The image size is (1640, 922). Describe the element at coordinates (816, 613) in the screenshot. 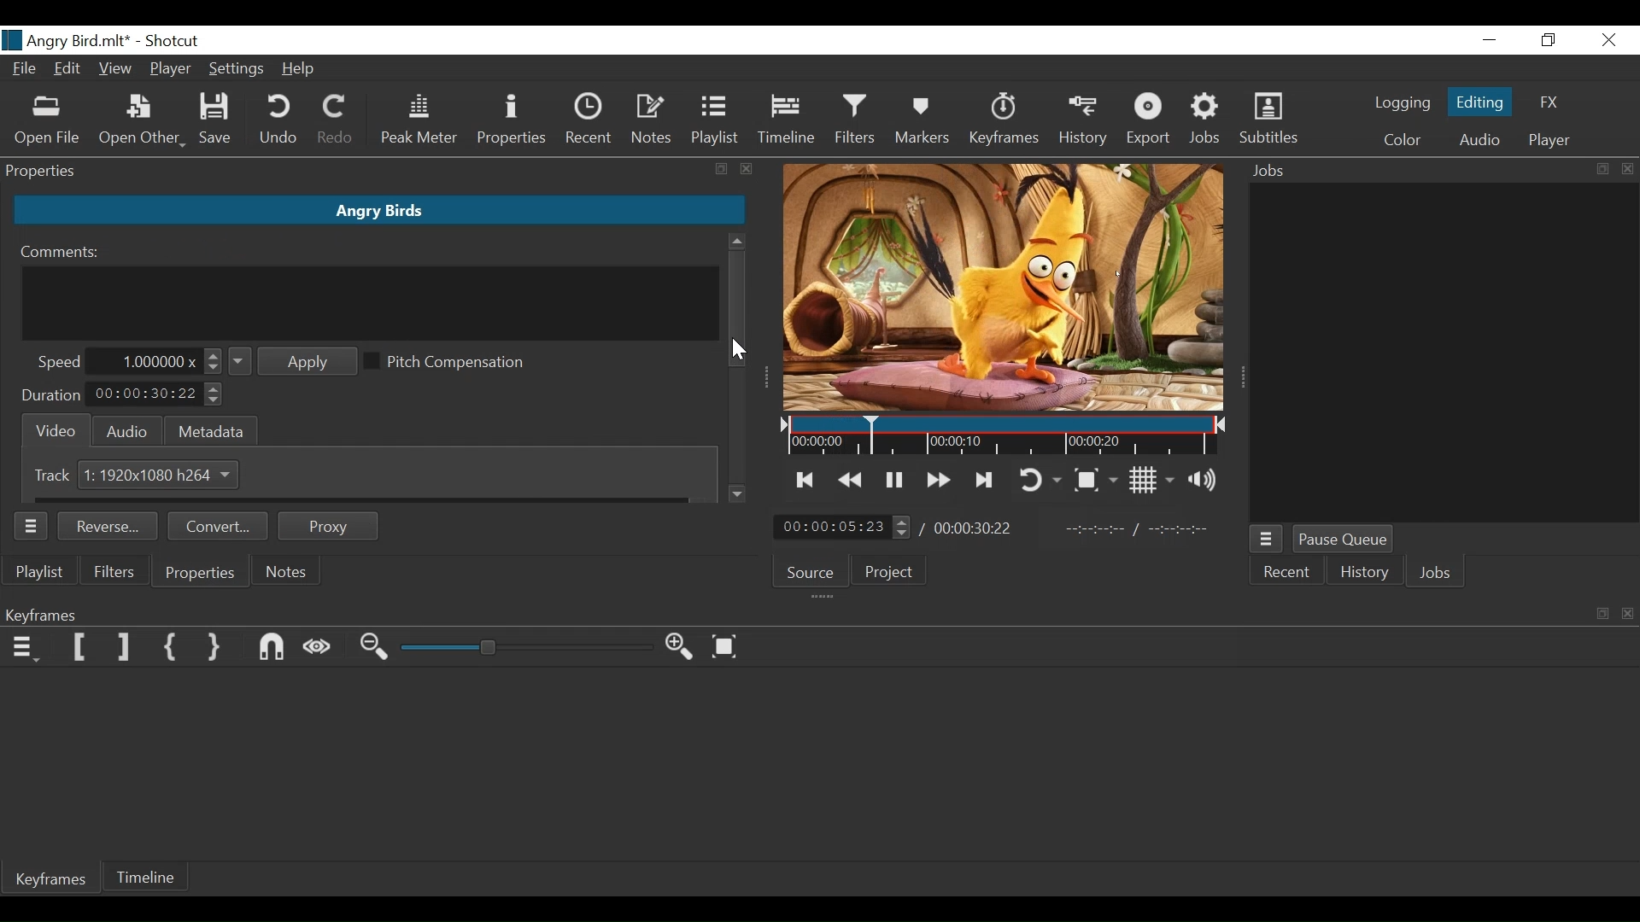

I see `Keyframe Panel` at that location.